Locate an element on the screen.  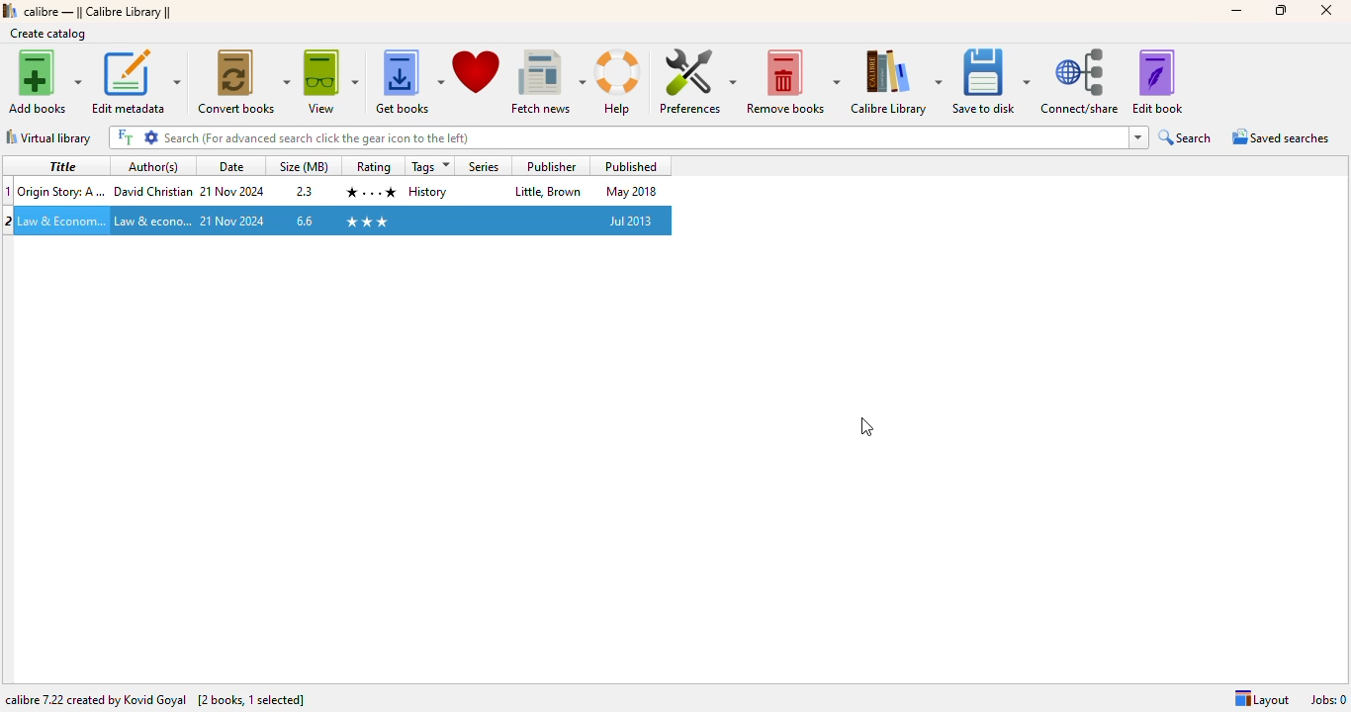
6.6 mbs is located at coordinates (304, 222).